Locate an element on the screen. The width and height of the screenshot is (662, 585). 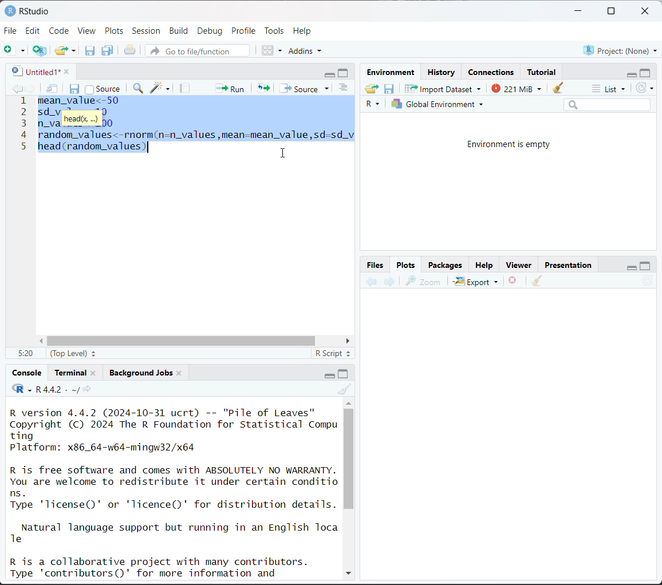
maximize is located at coordinates (344, 373).